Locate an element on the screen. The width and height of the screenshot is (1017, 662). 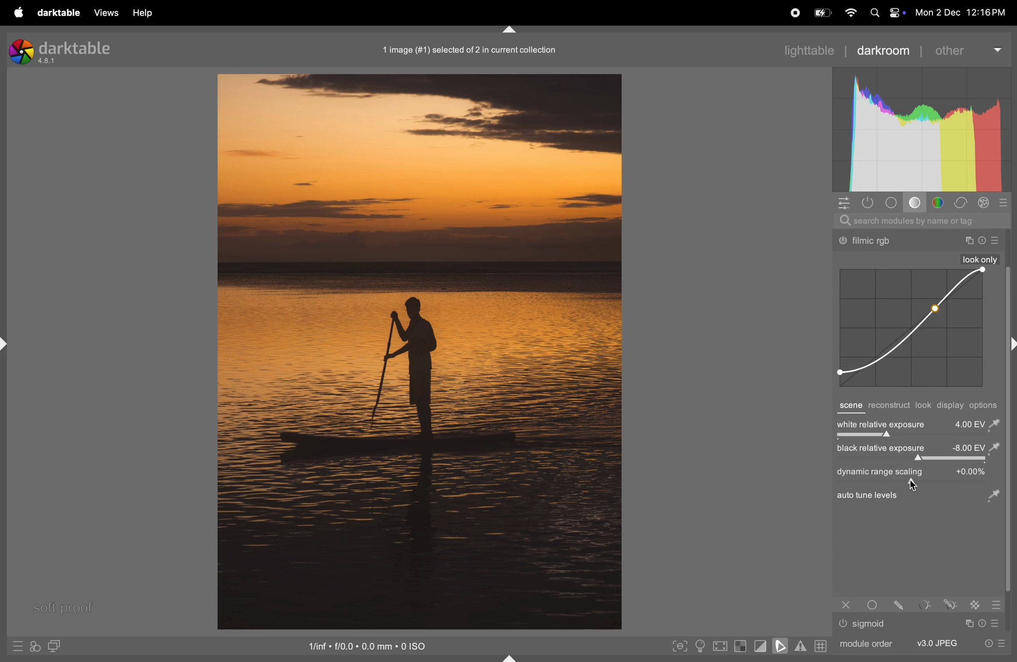
toggle bar is located at coordinates (916, 437).